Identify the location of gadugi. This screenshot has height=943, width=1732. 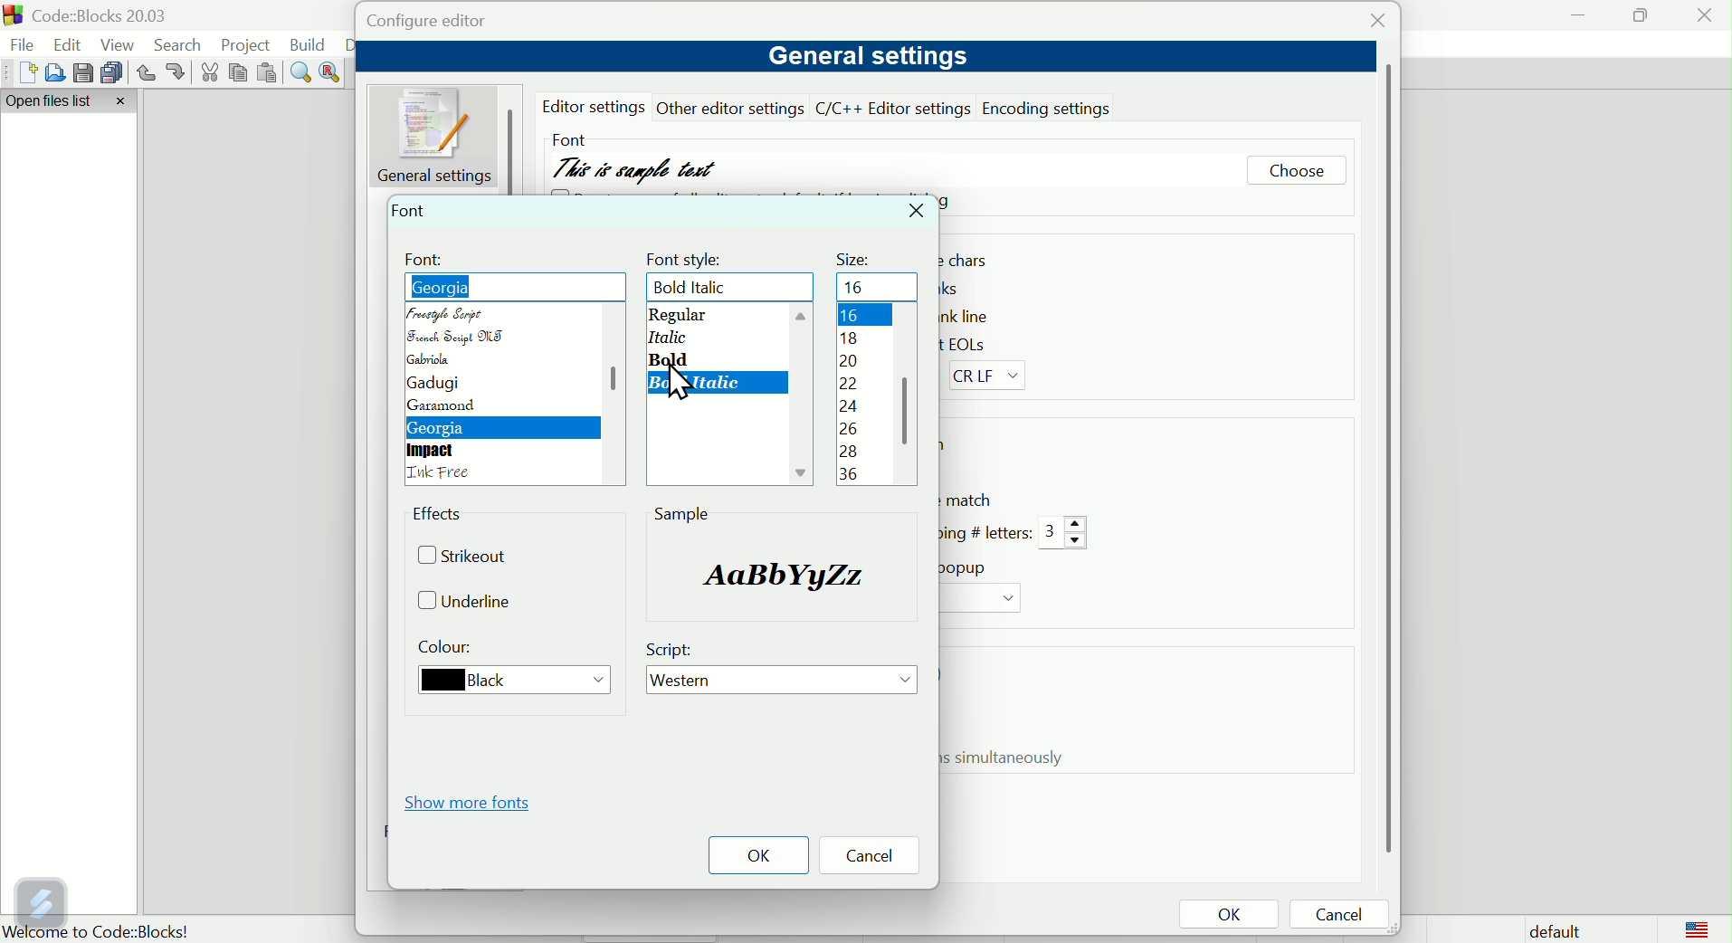
(431, 384).